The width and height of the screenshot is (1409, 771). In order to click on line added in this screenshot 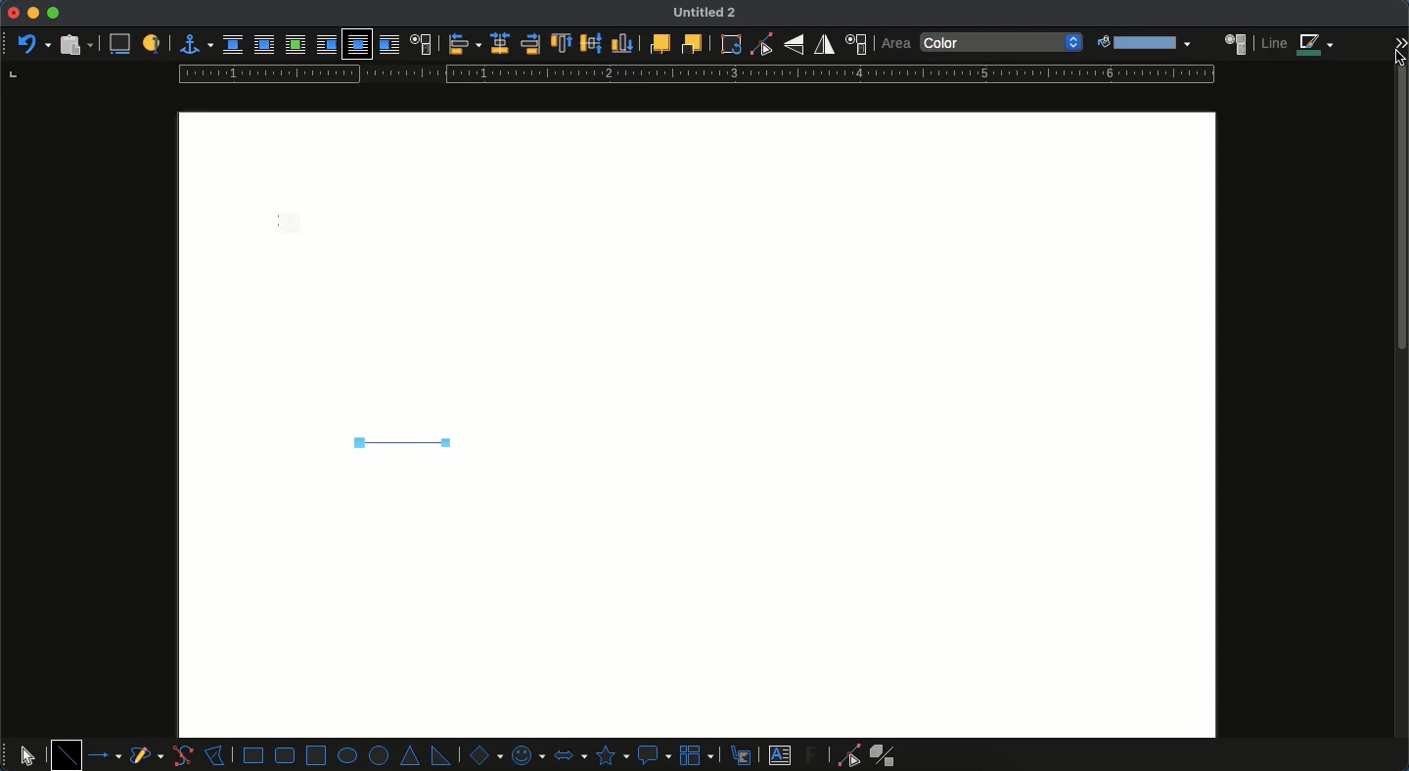, I will do `click(399, 442)`.